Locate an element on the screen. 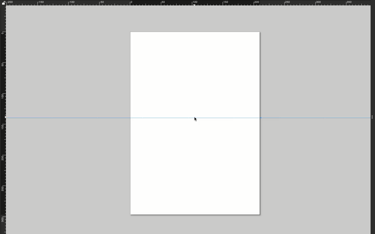 The width and height of the screenshot is (375, 234). Cursor is located at coordinates (197, 120).